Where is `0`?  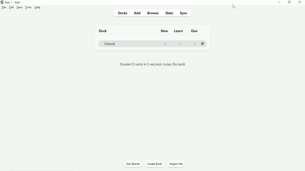 0 is located at coordinates (180, 44).